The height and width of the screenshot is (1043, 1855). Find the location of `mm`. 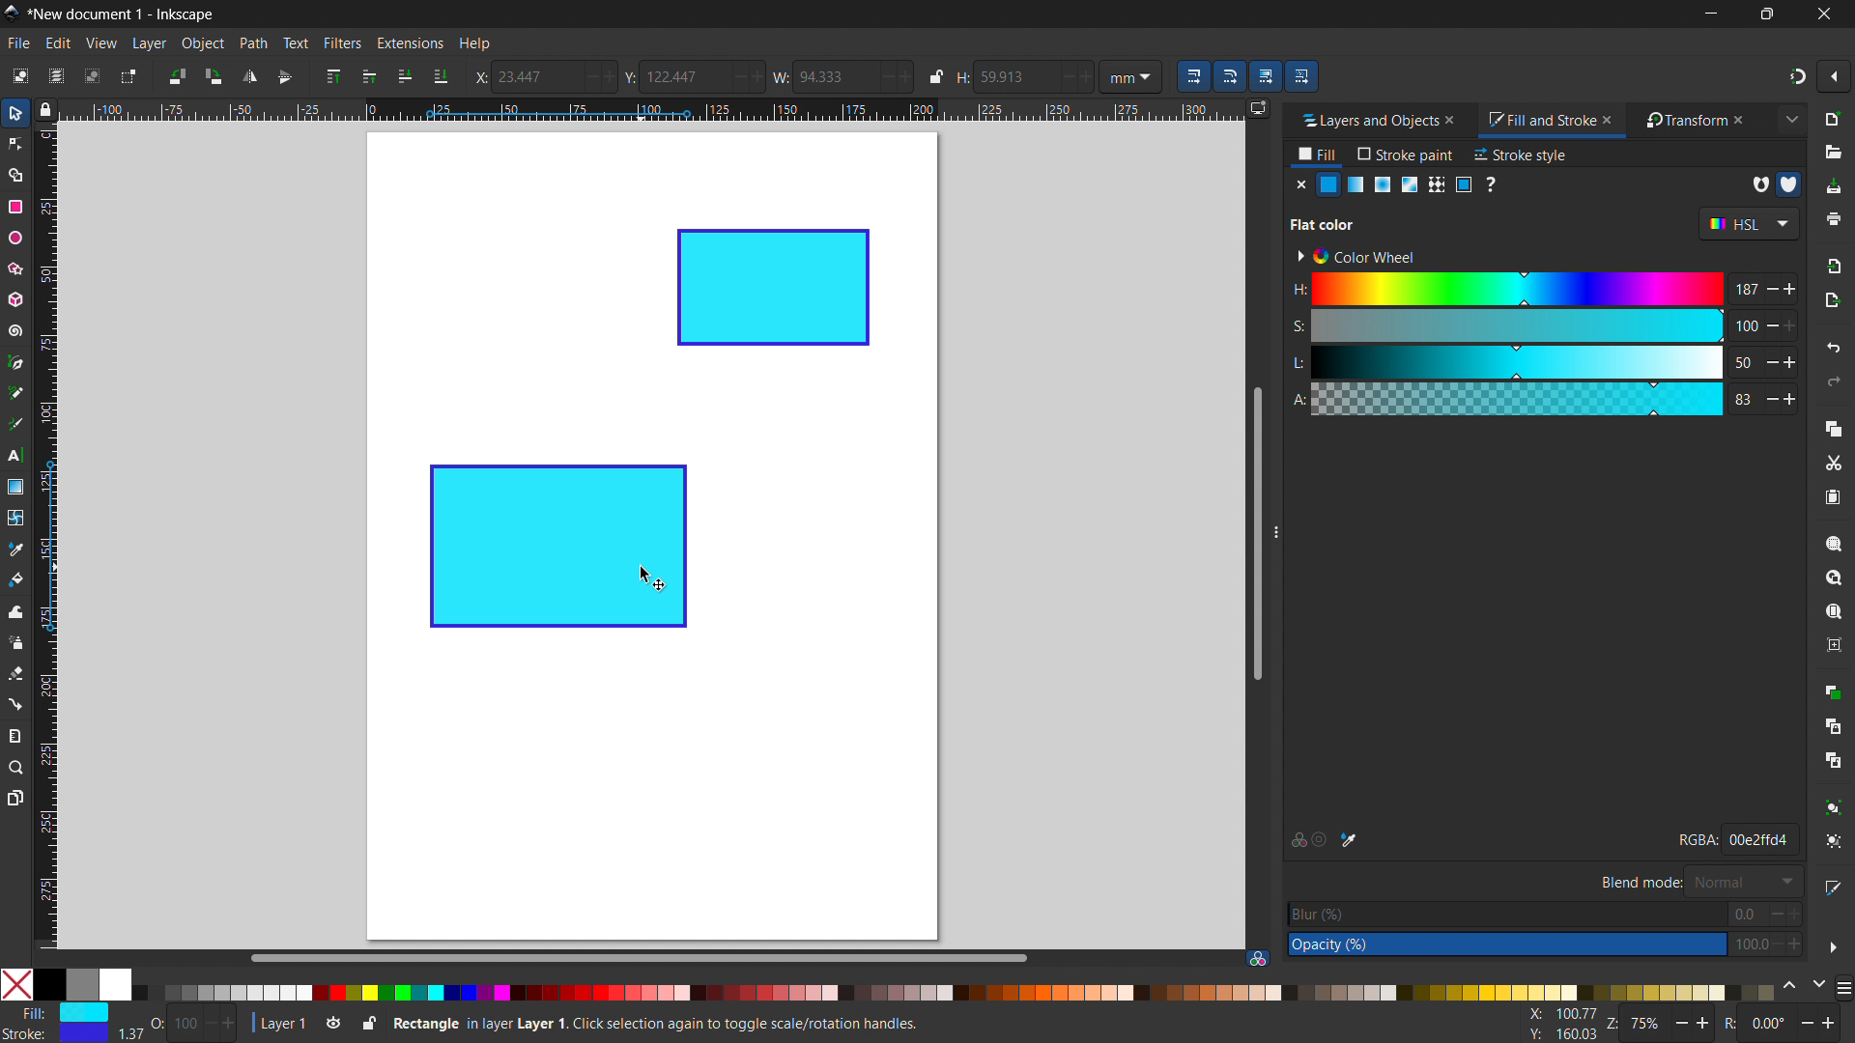

mm is located at coordinates (1134, 75).